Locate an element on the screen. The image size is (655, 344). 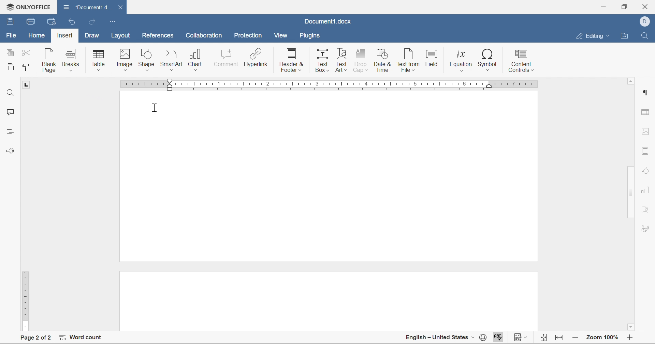
Insert page break is located at coordinates (70, 60).